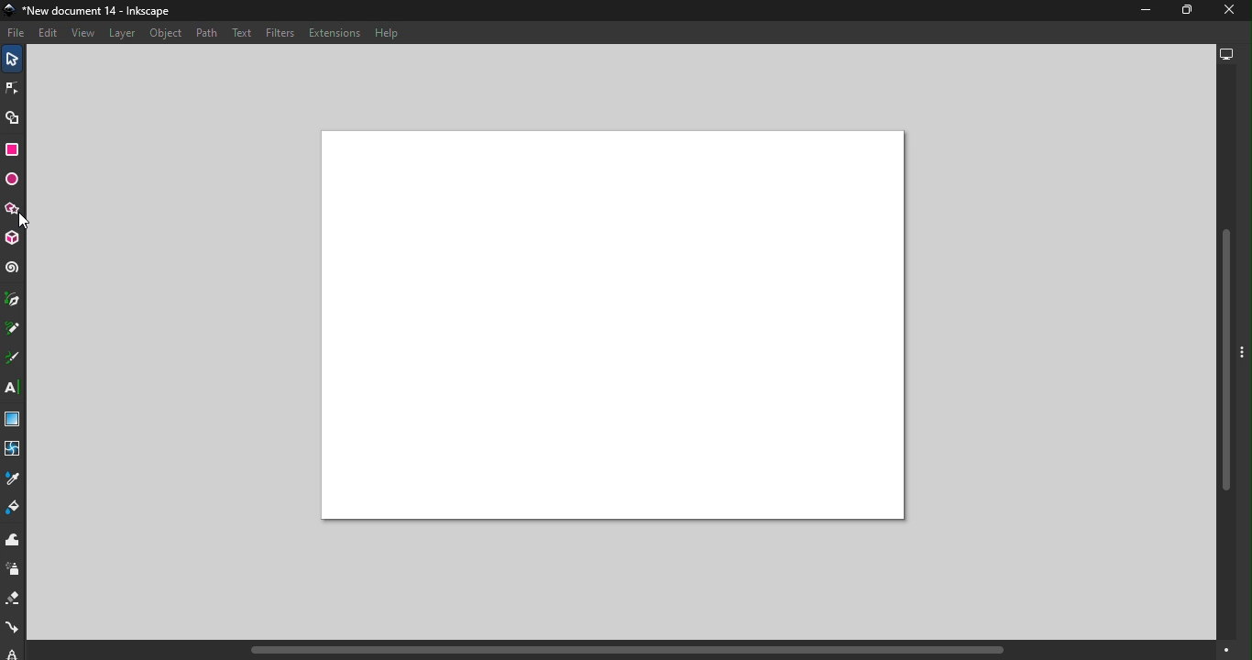 The width and height of the screenshot is (1252, 660). I want to click on Toggle command panel, so click(1245, 365).